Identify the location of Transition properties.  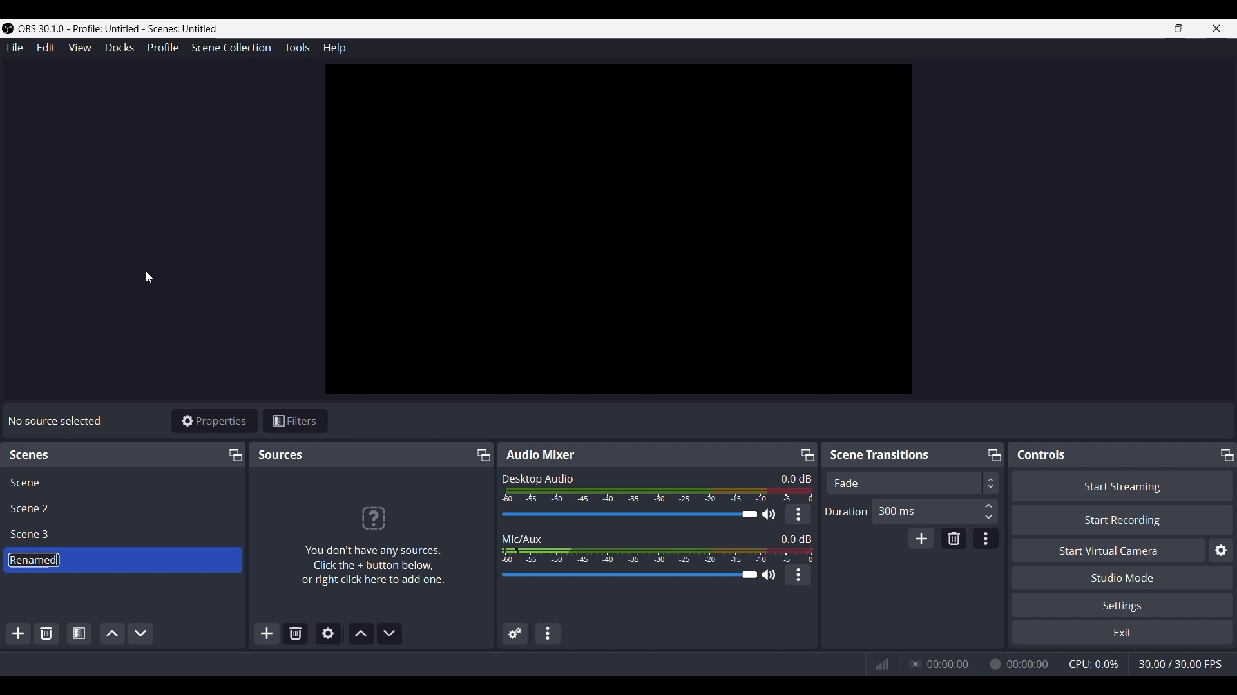
(984, 539).